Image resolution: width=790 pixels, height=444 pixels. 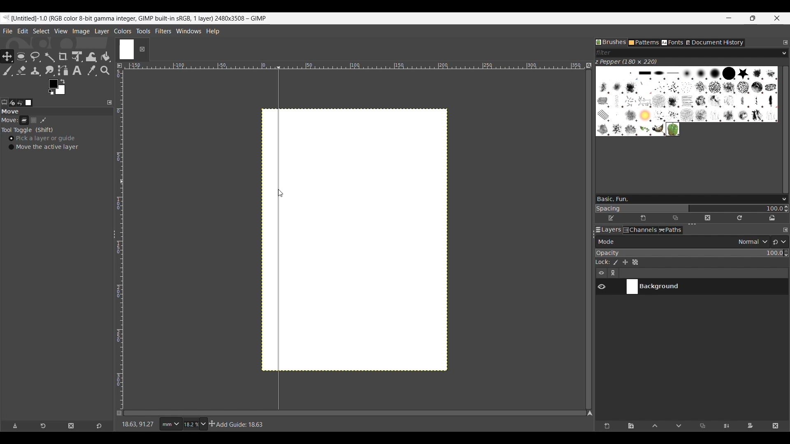 I want to click on Current tab, so click(x=126, y=48).